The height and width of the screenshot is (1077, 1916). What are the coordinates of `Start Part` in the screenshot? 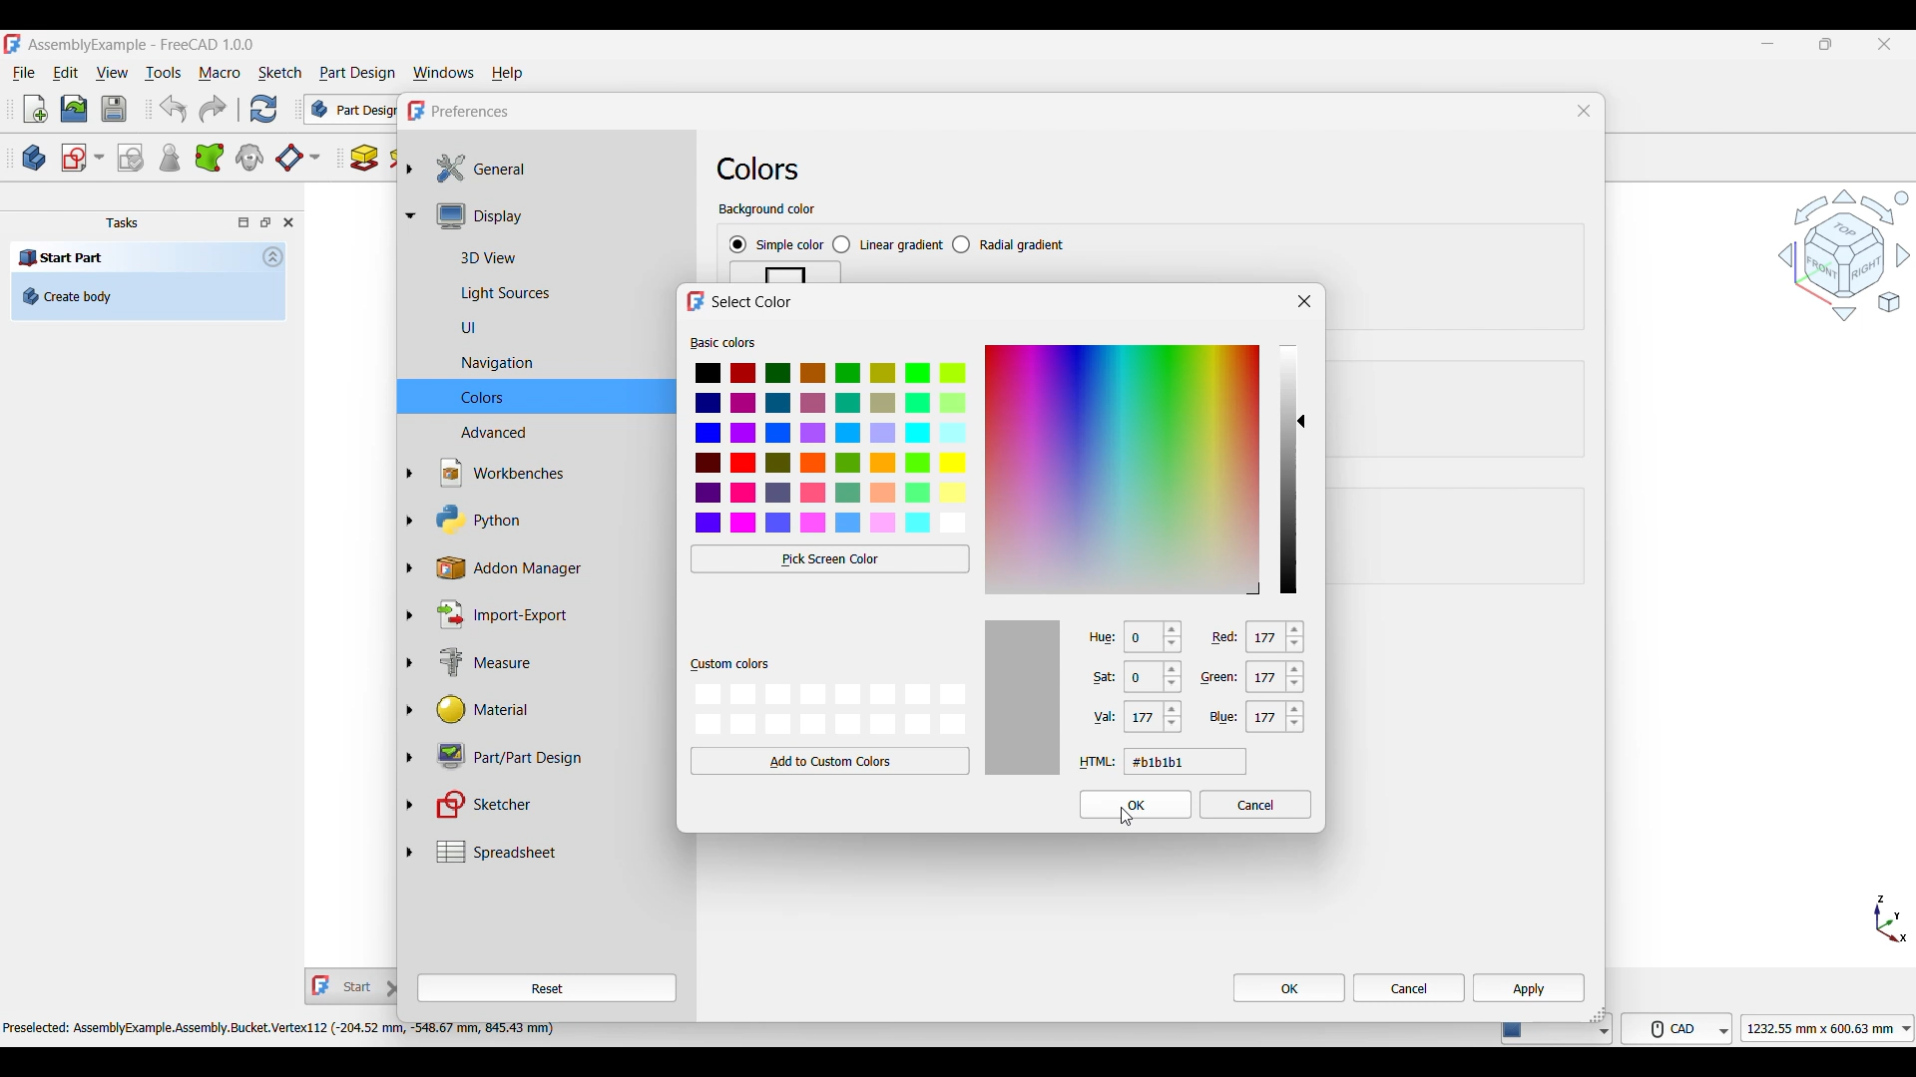 It's located at (62, 256).